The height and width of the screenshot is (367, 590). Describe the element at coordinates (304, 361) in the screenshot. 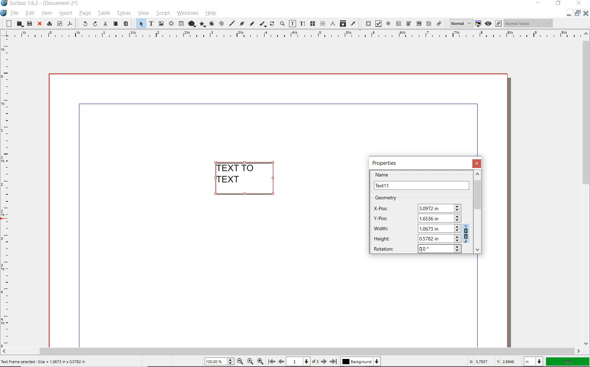

I see `current page` at that location.